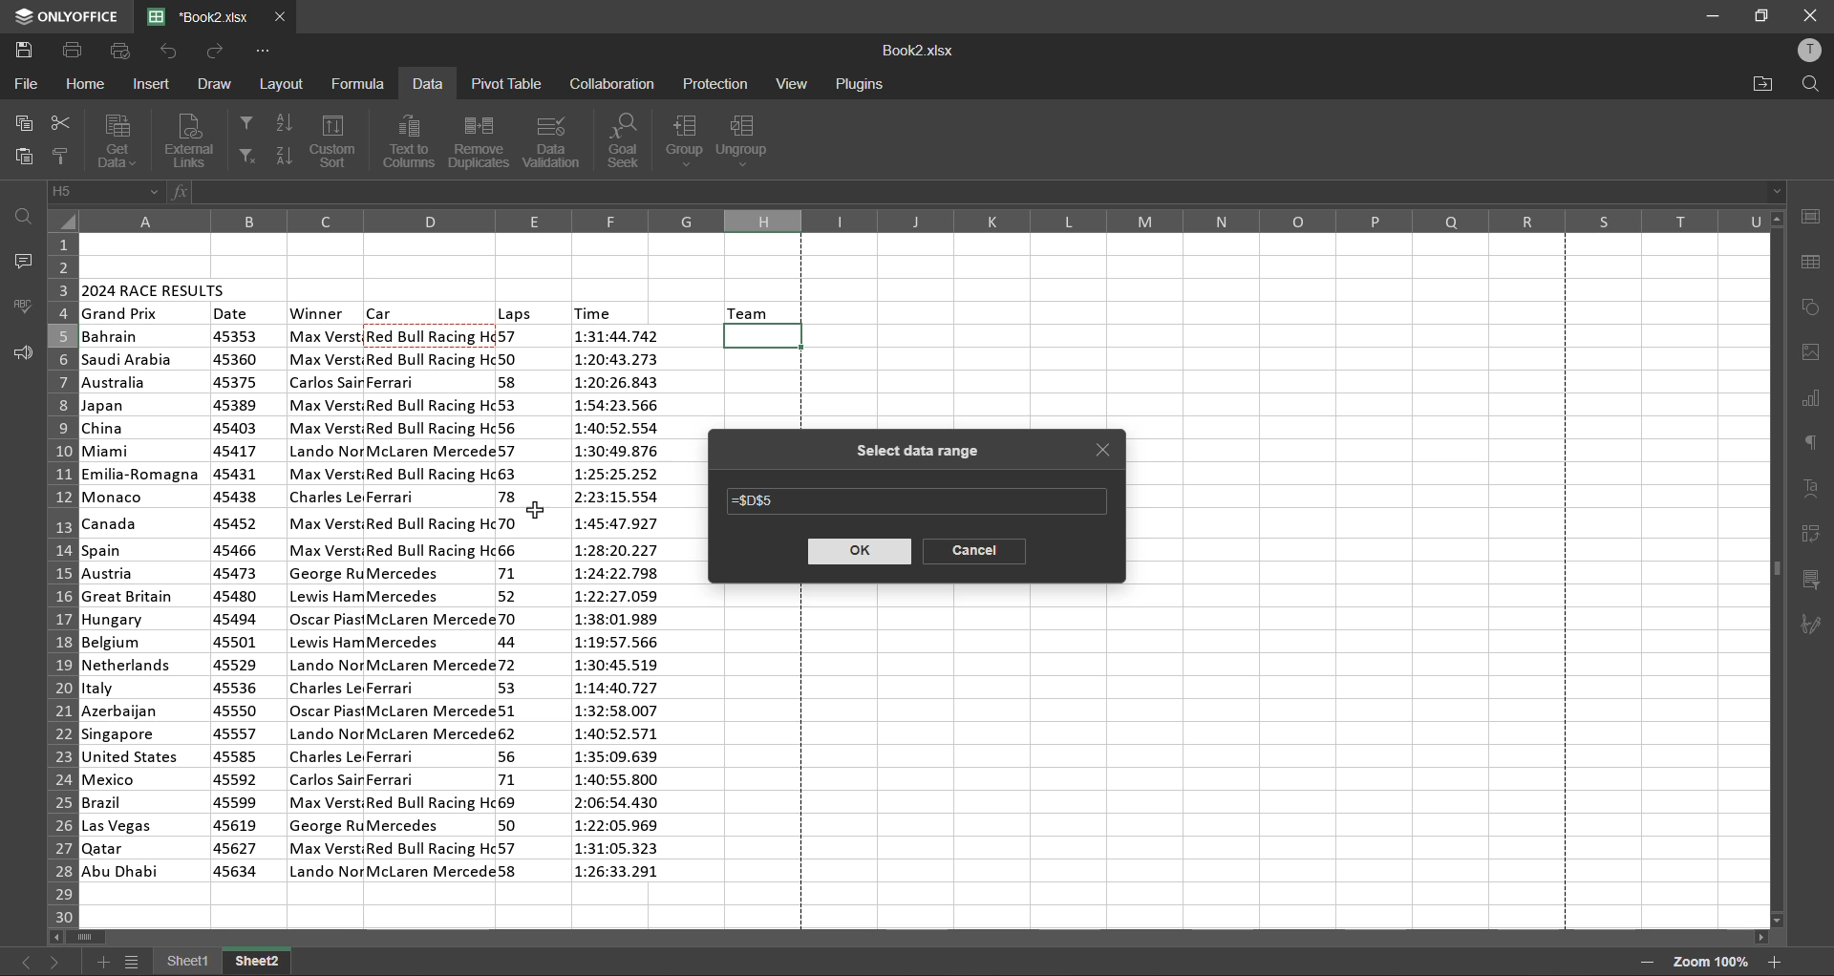 The image size is (1834, 976). What do you see at coordinates (337, 141) in the screenshot?
I see `custom sort` at bounding box center [337, 141].